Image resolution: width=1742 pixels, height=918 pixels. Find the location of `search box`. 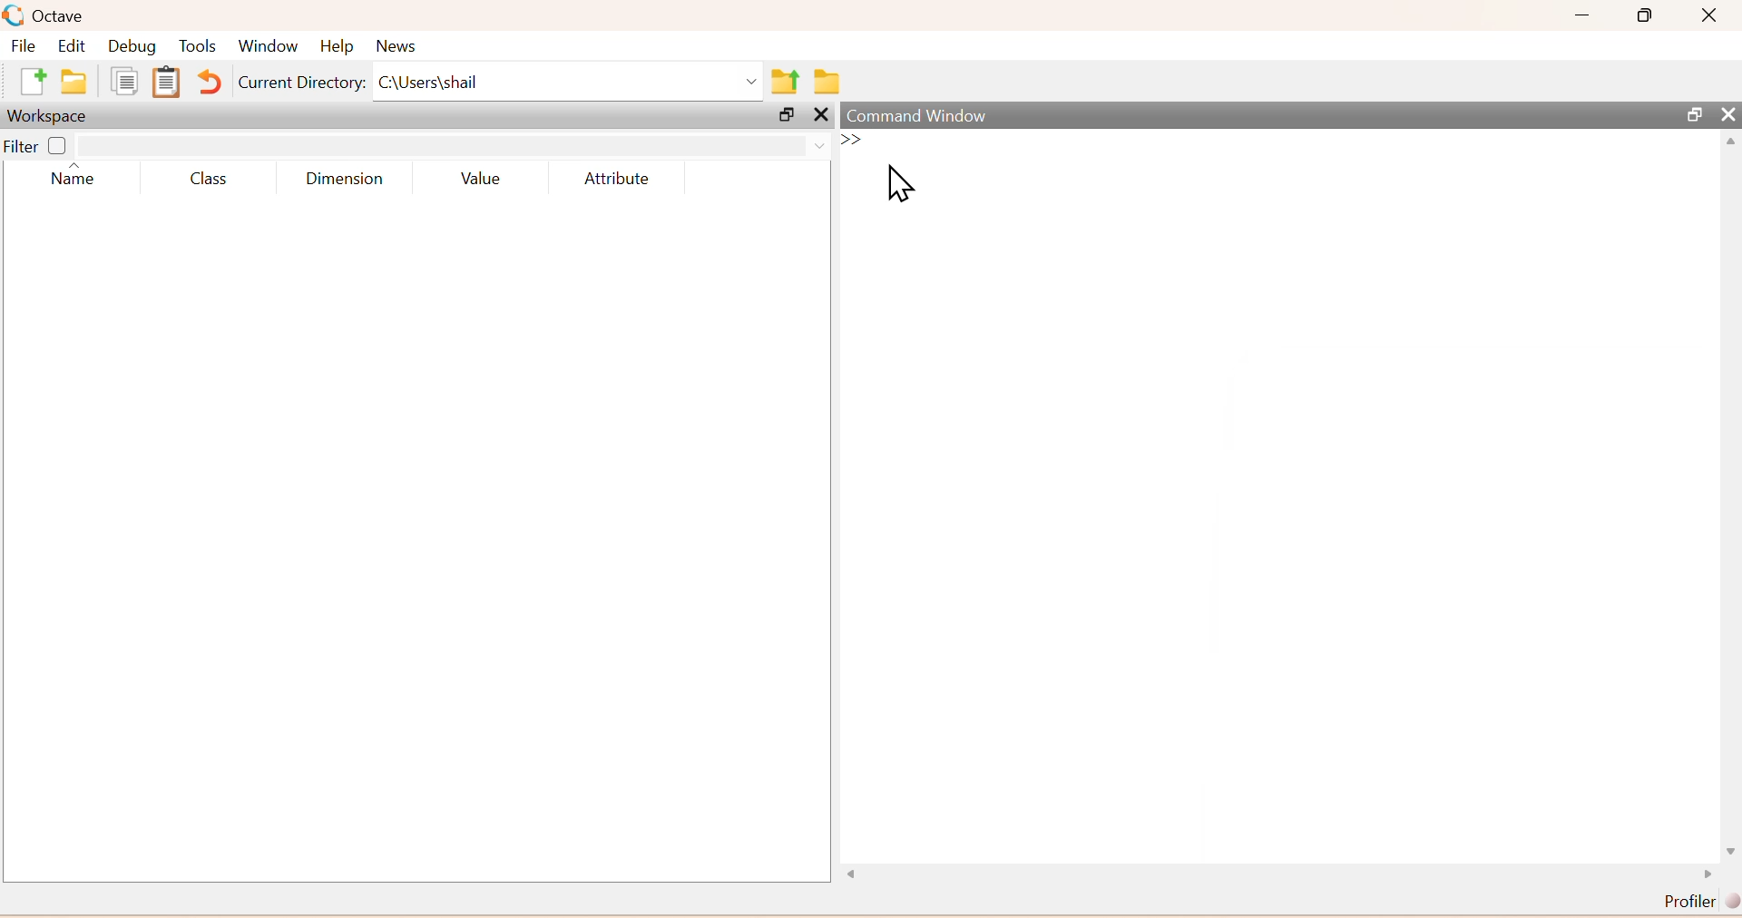

search box is located at coordinates (440, 145).